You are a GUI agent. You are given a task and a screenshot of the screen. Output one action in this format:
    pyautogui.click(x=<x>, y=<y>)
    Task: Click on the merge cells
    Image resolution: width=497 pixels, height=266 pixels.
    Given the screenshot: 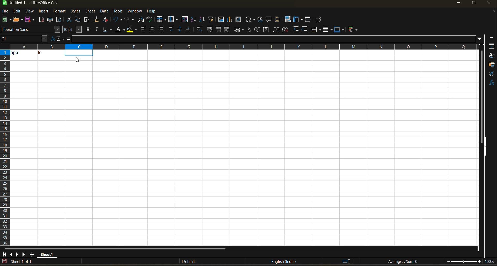 What is the action you would take?
    pyautogui.click(x=219, y=30)
    